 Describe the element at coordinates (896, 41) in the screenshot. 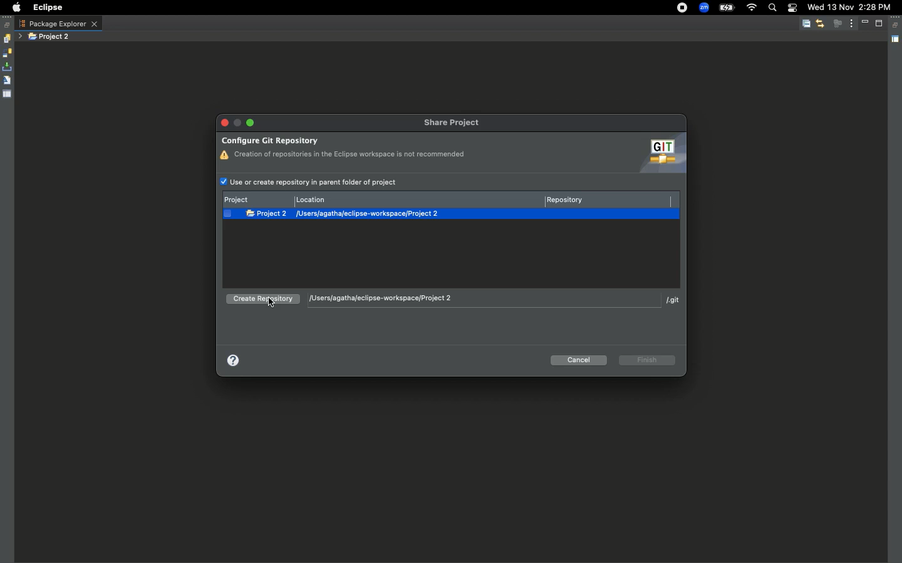

I see `Shared area` at that location.